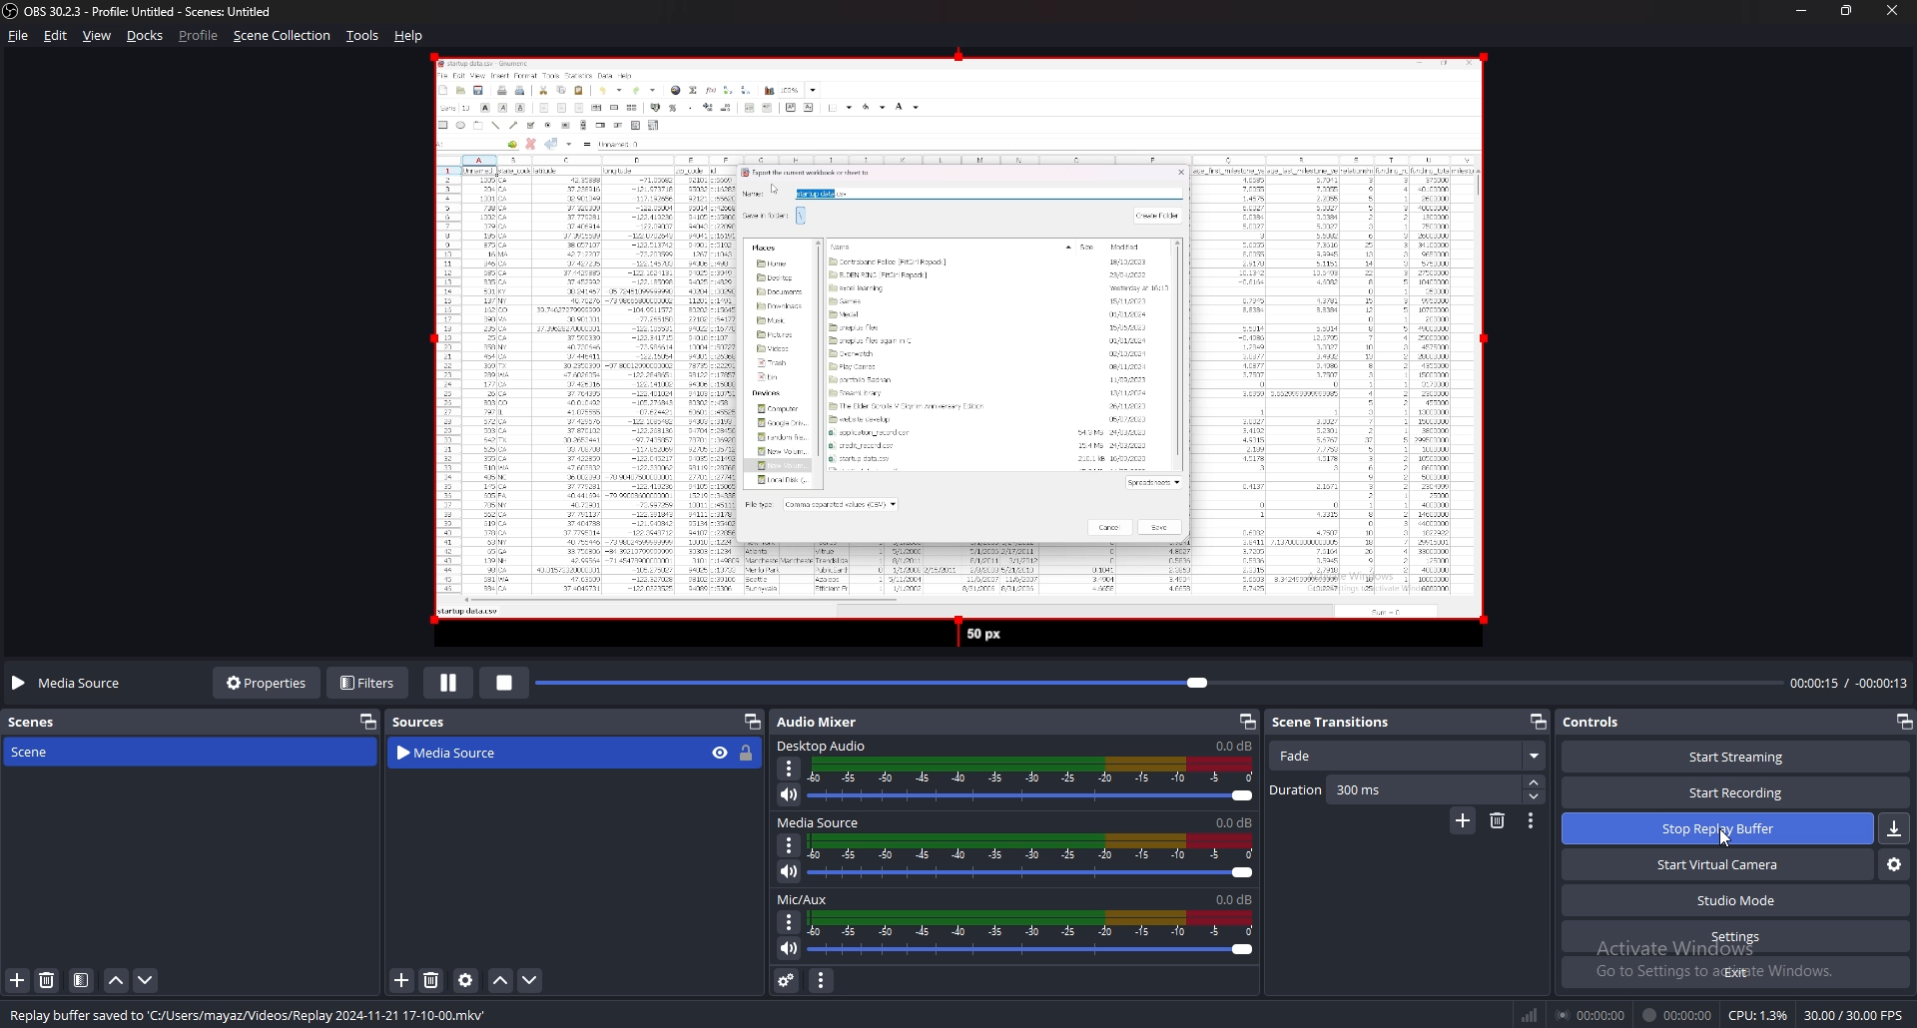 The height and width of the screenshot is (1028, 1917). I want to click on media source, so click(822, 822).